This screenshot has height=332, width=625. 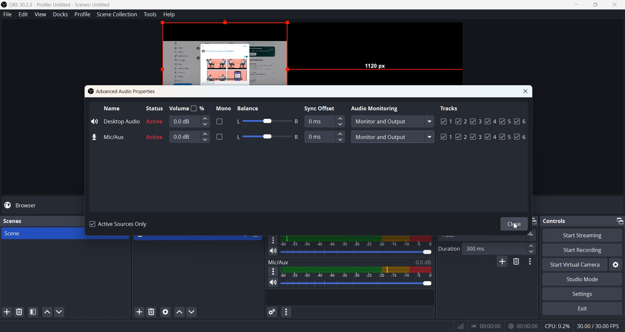 I want to click on Monitor and Output, so click(x=392, y=121).